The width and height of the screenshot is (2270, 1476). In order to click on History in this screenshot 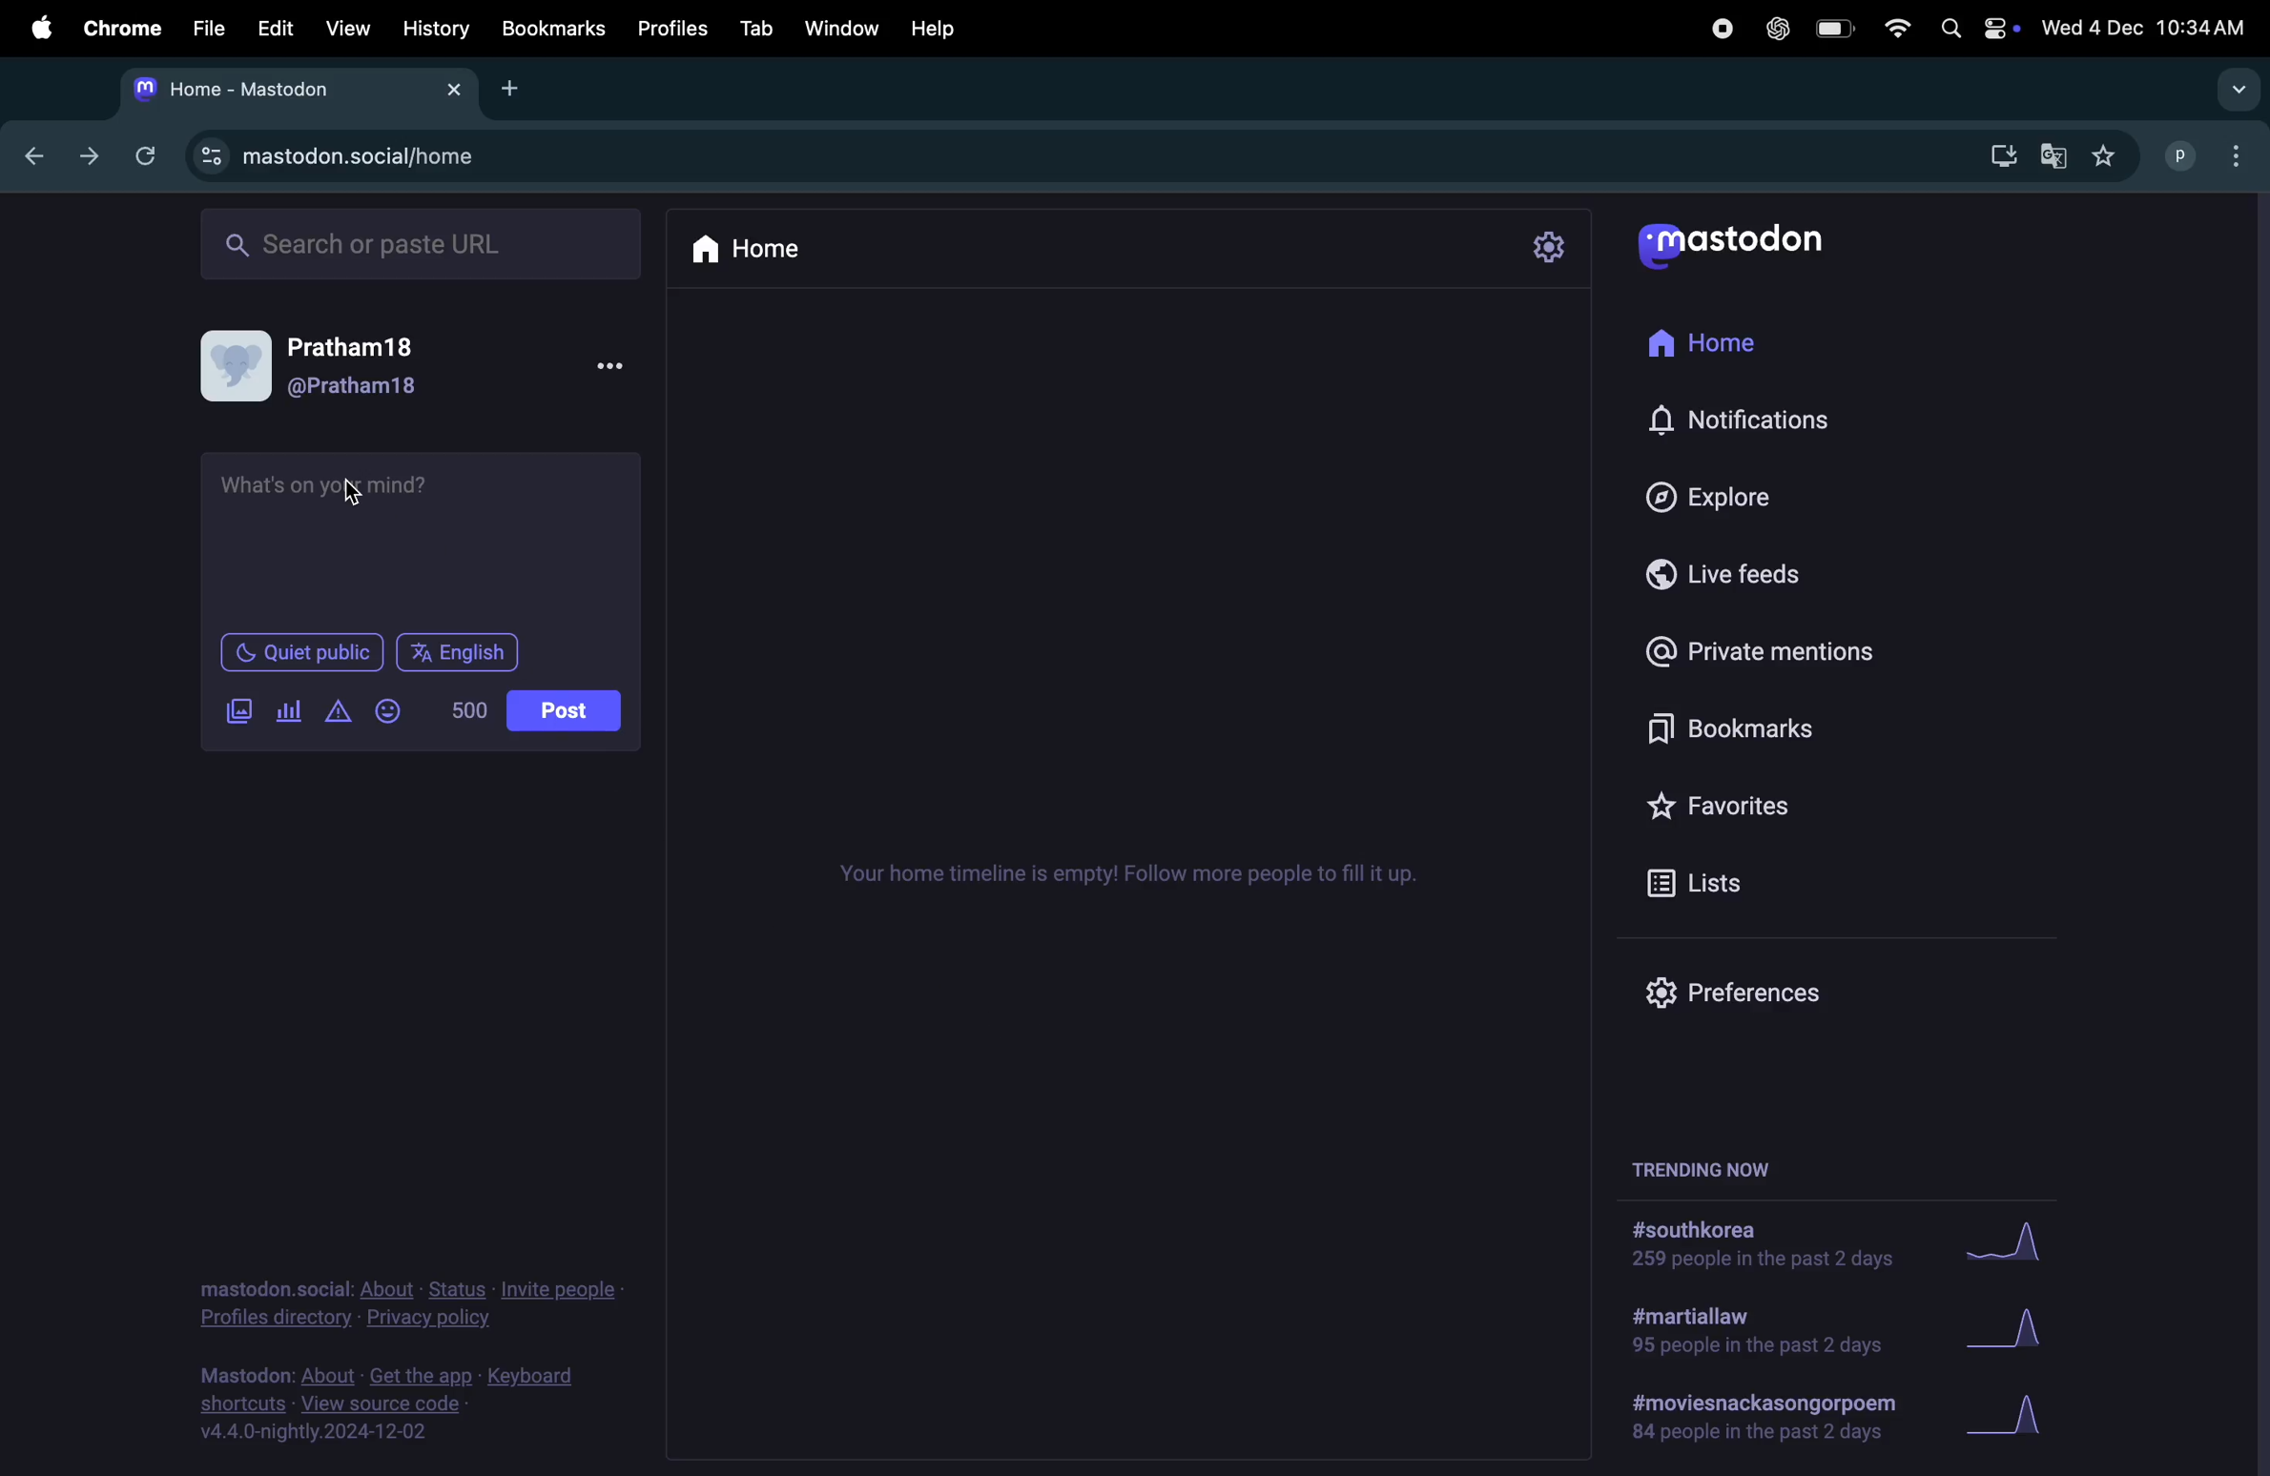, I will do `click(435, 29)`.